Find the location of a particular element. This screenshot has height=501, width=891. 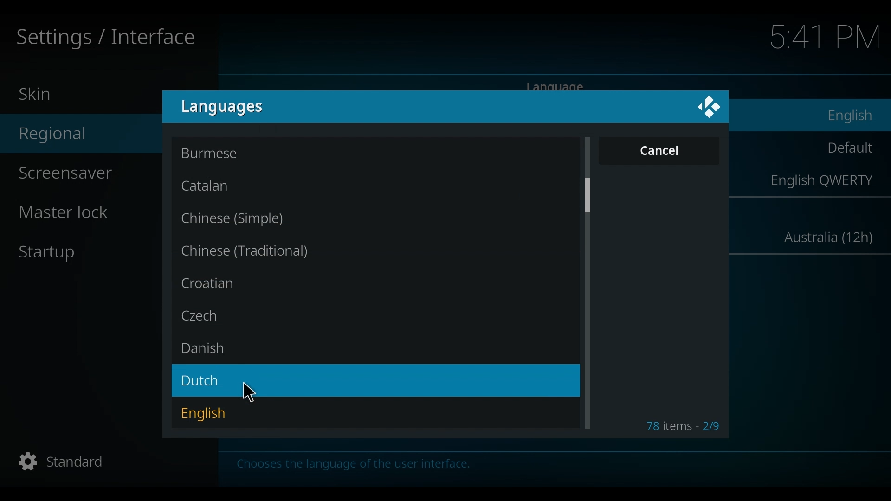

Startup is located at coordinates (52, 254).